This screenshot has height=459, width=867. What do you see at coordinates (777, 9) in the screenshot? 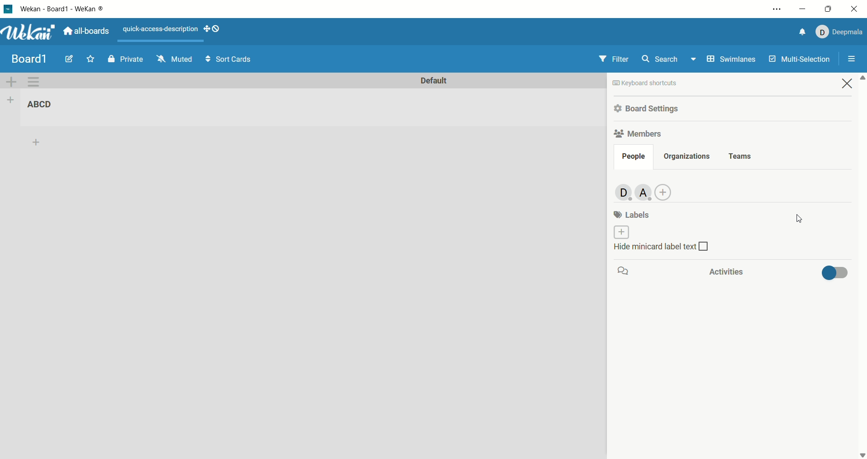
I see `settings and options` at bounding box center [777, 9].